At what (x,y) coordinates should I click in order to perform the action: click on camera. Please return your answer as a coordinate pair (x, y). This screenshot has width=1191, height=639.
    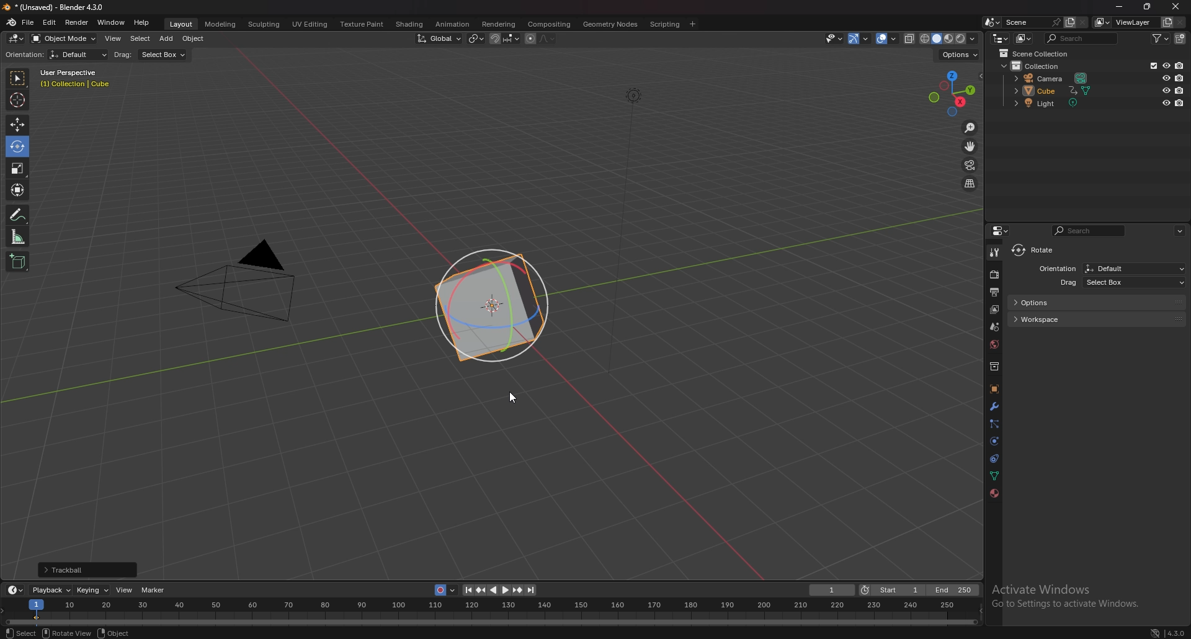
    Looking at the image, I should click on (248, 282).